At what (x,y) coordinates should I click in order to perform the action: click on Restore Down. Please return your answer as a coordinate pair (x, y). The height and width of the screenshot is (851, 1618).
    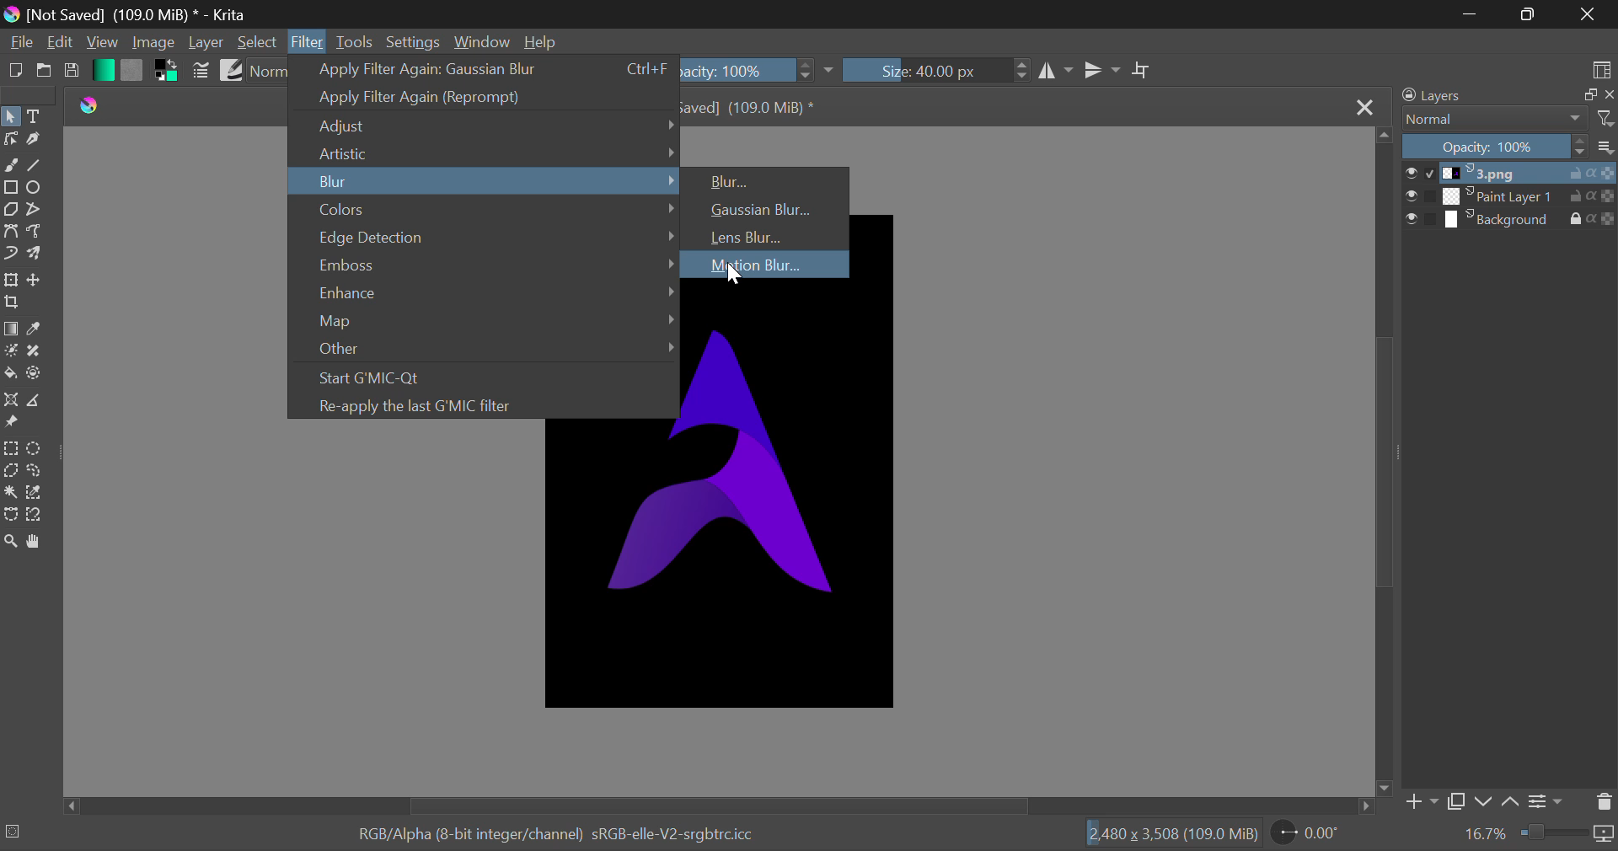
    Looking at the image, I should click on (1470, 14).